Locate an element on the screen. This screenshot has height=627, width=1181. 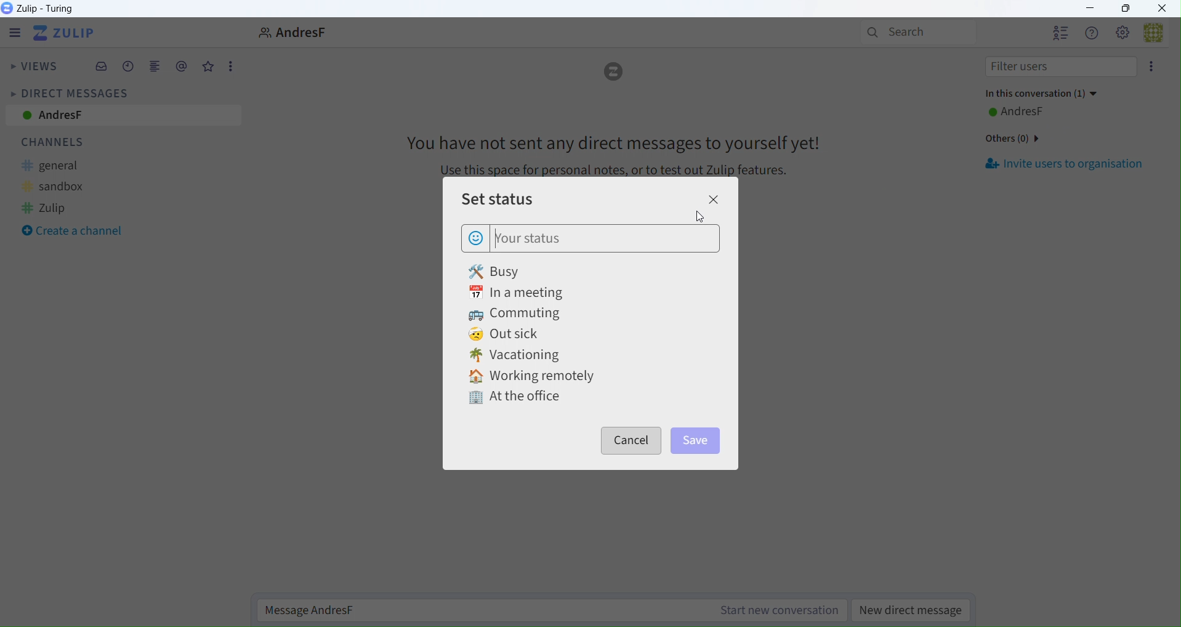
Logo is located at coordinates (615, 74).